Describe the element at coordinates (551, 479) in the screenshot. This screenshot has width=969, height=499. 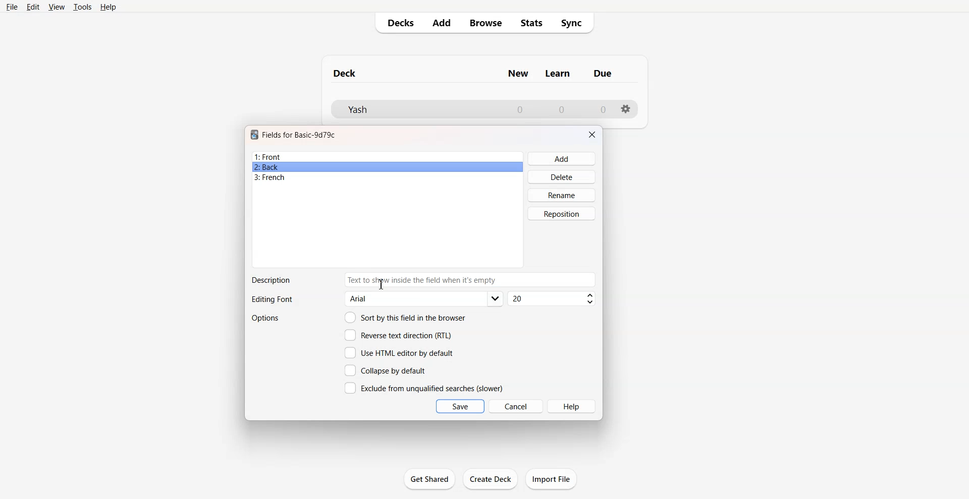
I see `Import File` at that location.